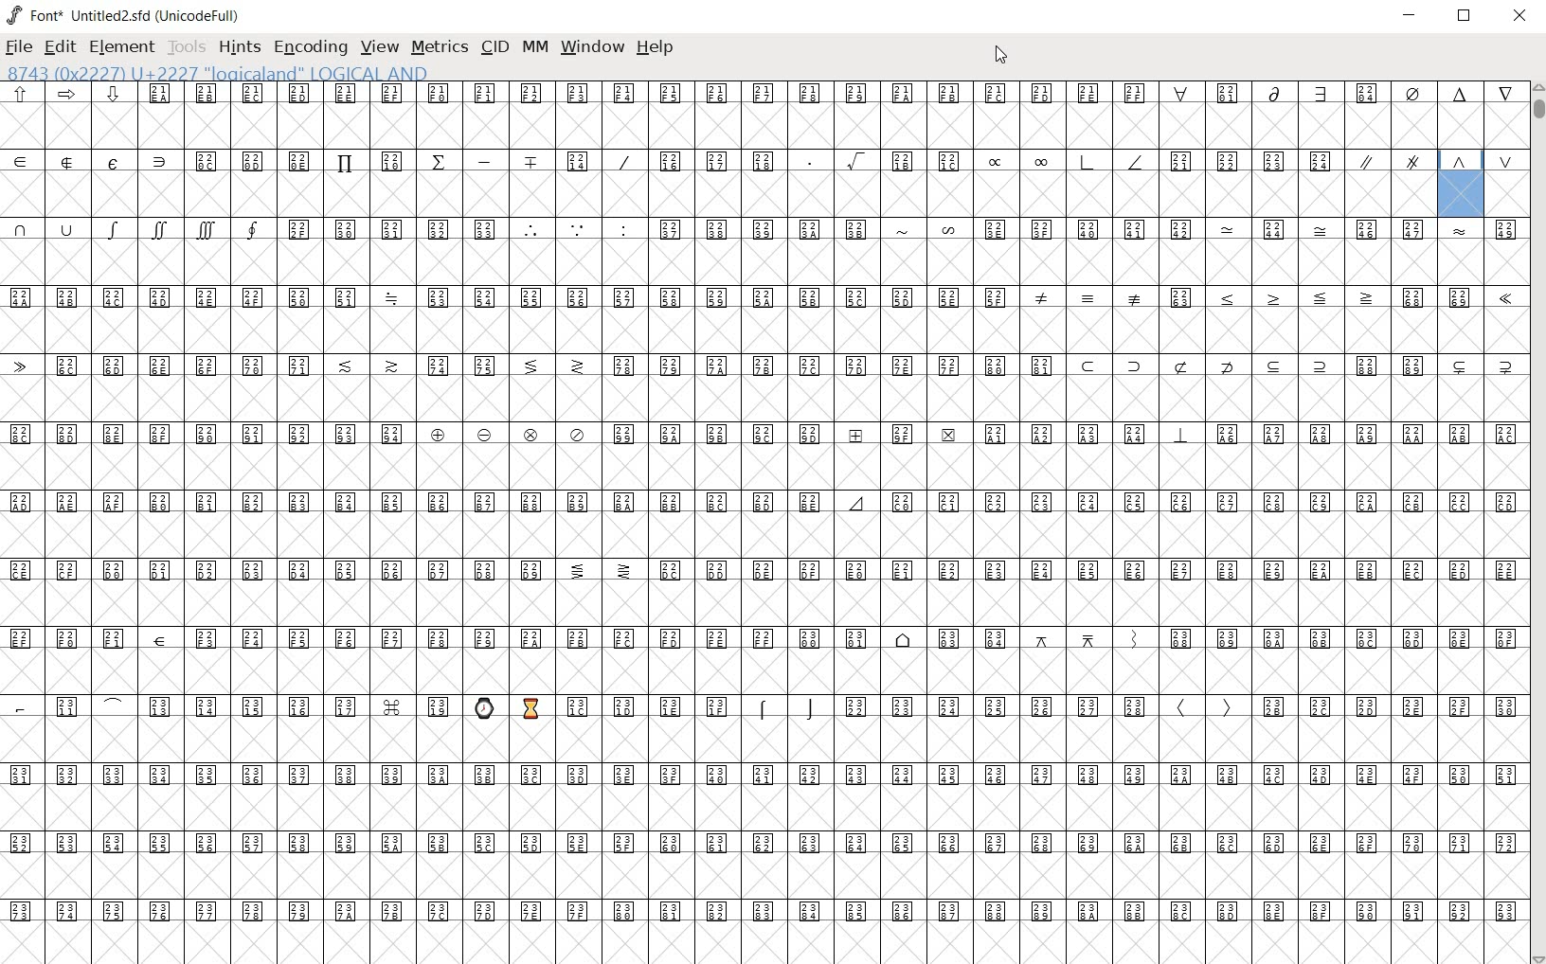 The image size is (1546, 964). I want to click on window, so click(591, 46).